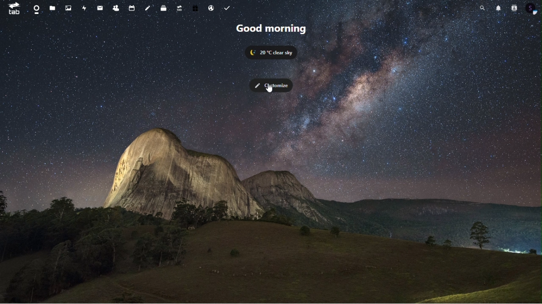 This screenshot has height=304, width=542. I want to click on cursor, so click(269, 88).